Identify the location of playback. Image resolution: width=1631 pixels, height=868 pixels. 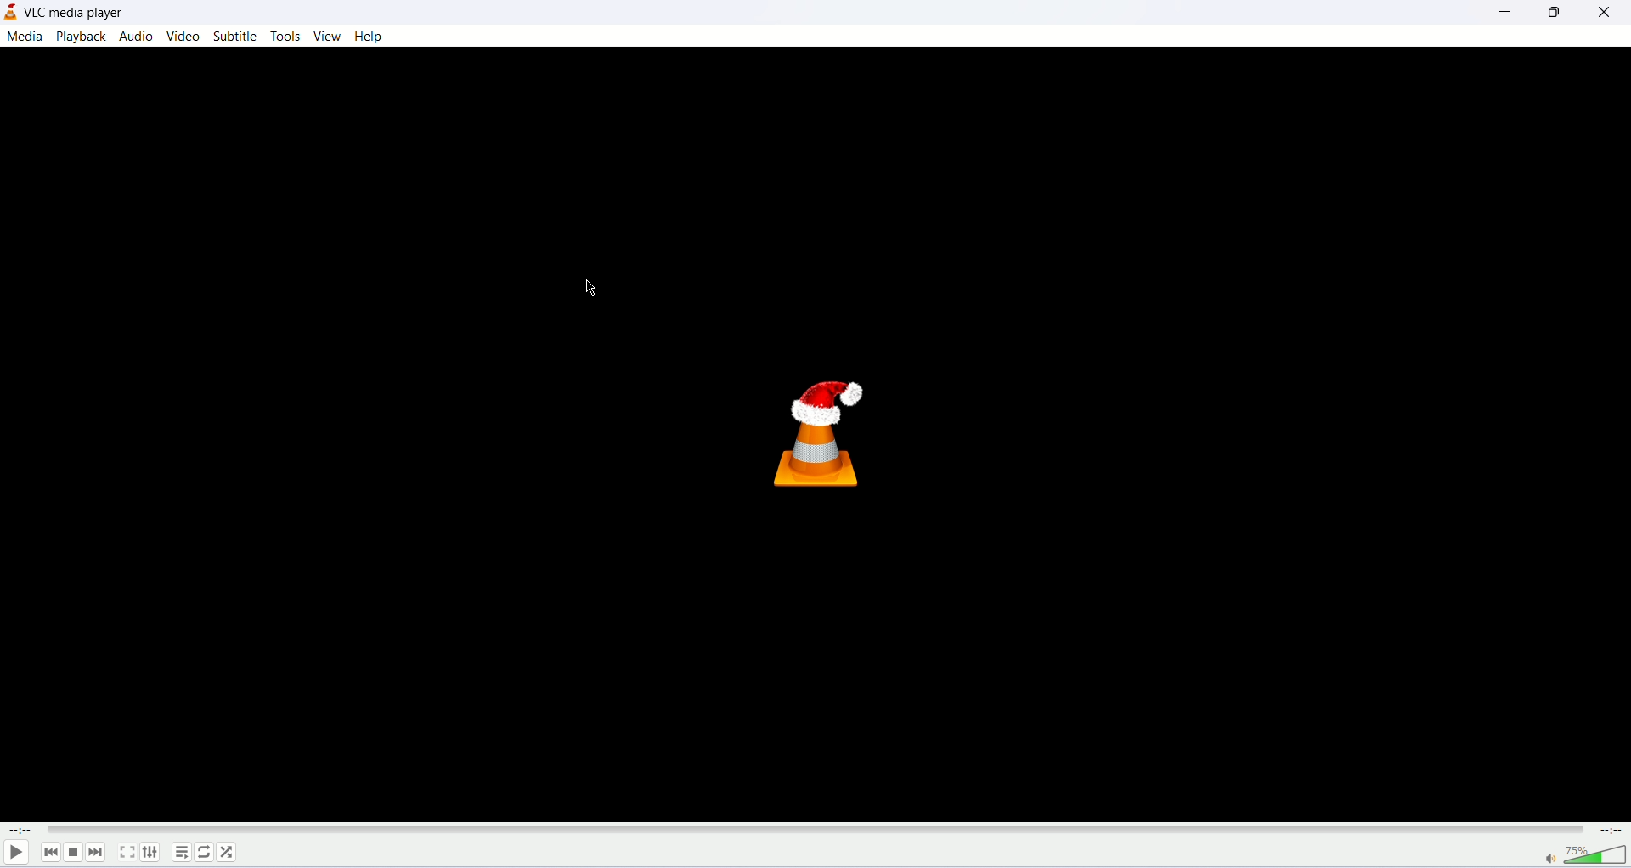
(84, 37).